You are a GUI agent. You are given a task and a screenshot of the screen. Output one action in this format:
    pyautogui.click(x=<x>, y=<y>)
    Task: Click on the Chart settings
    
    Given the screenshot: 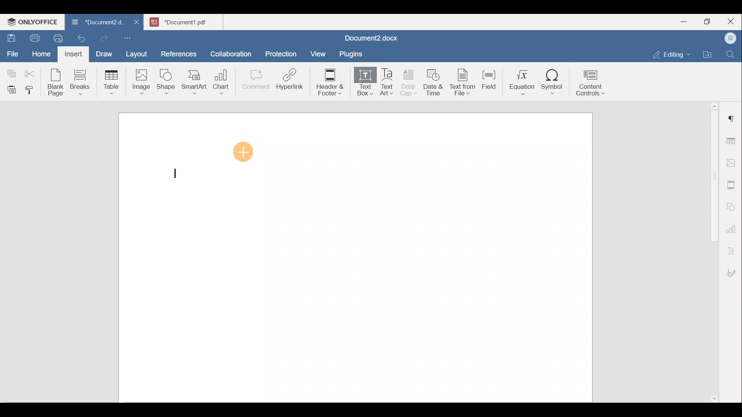 What is the action you would take?
    pyautogui.click(x=733, y=226)
    